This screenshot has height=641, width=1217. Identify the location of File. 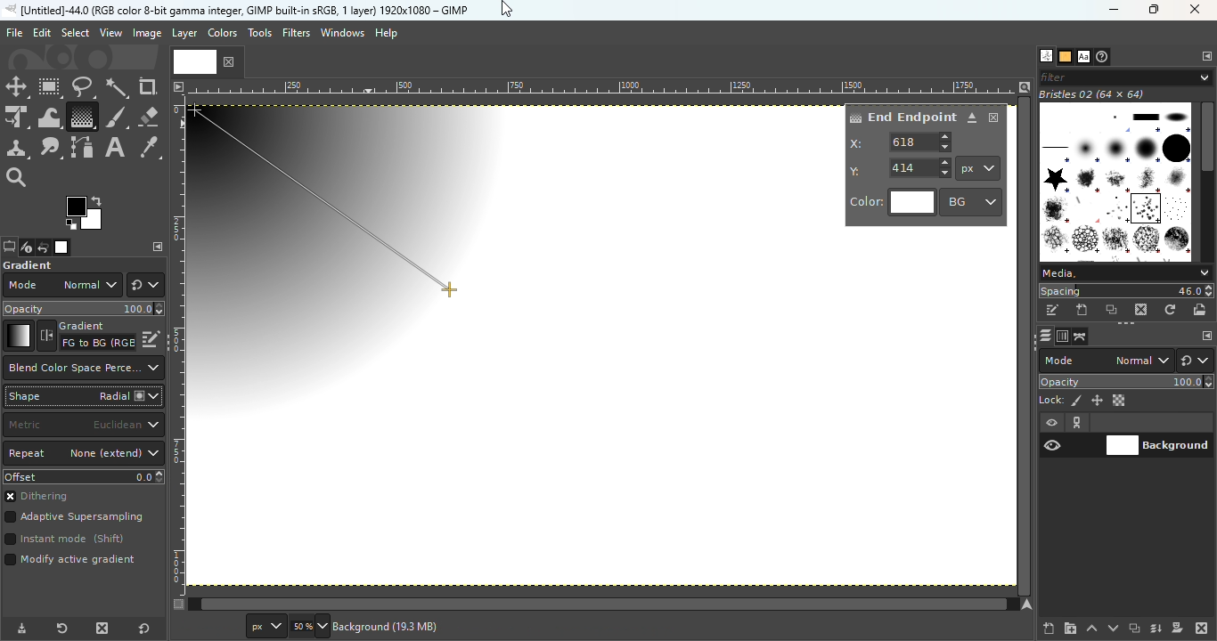
(14, 33).